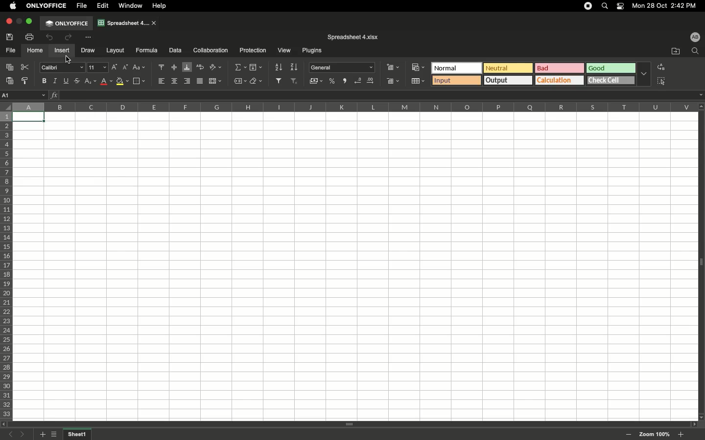 This screenshot has height=440, width=705. Describe the element at coordinates (107, 82) in the screenshot. I see `Font color` at that location.